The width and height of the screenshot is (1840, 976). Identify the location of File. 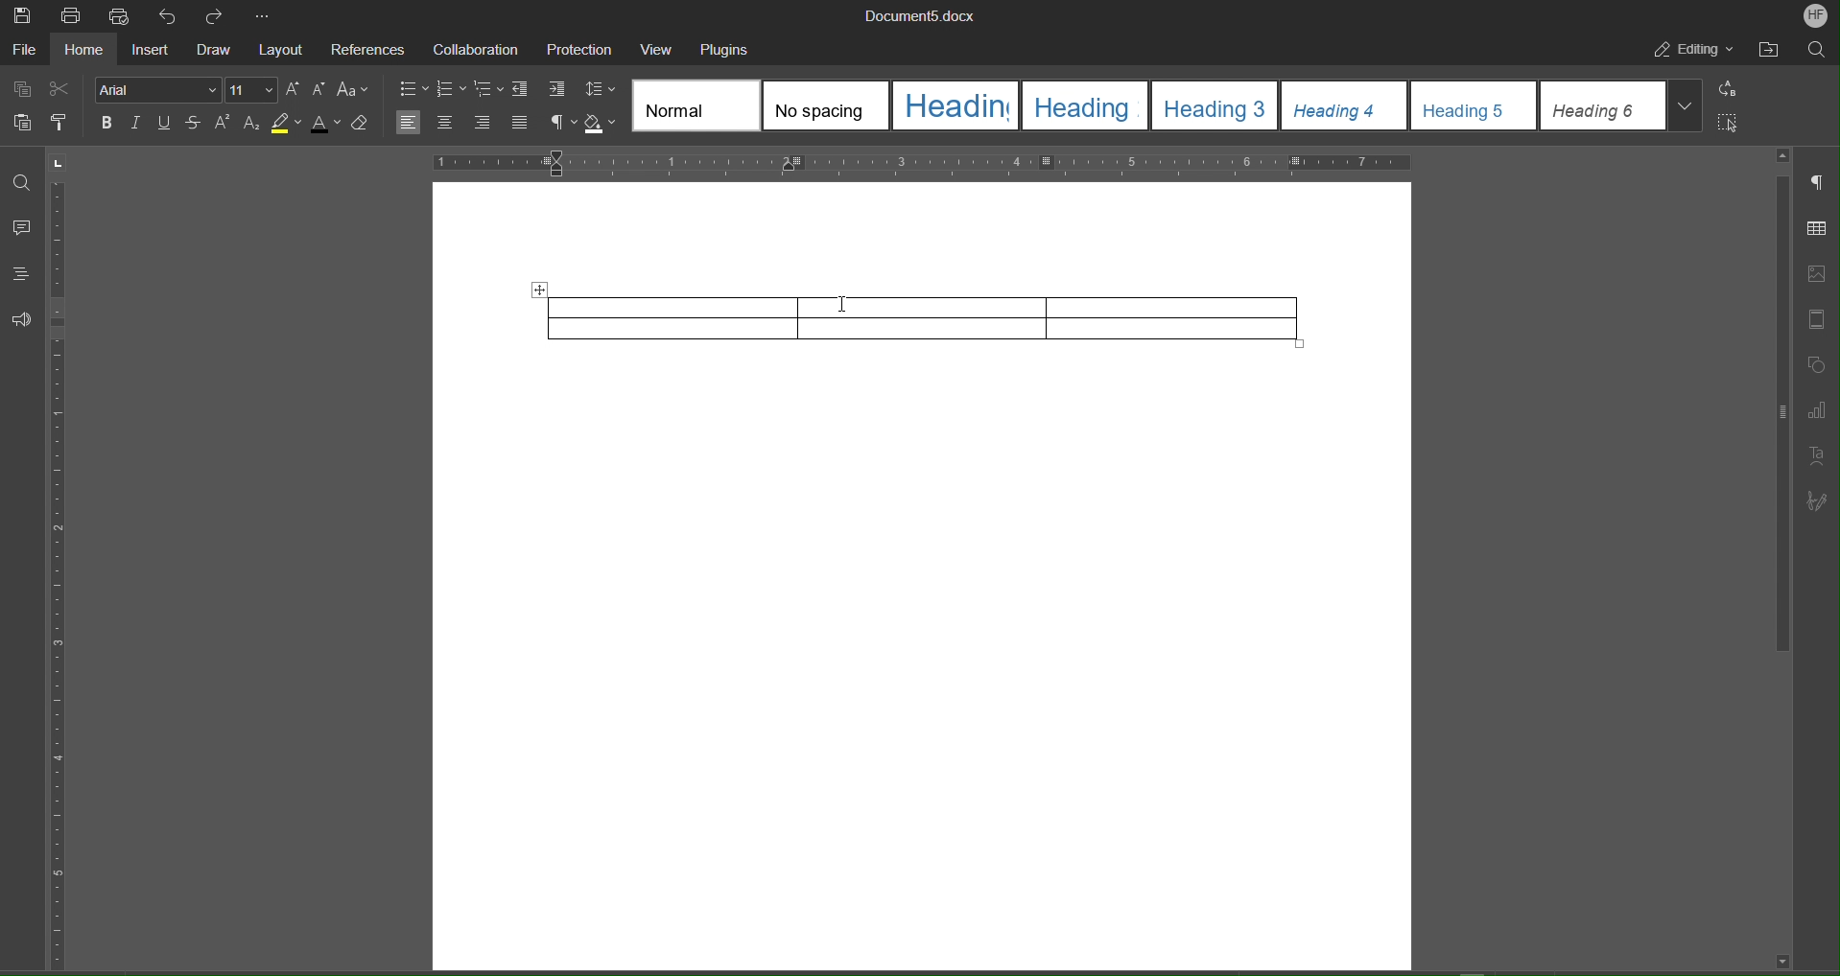
(24, 53).